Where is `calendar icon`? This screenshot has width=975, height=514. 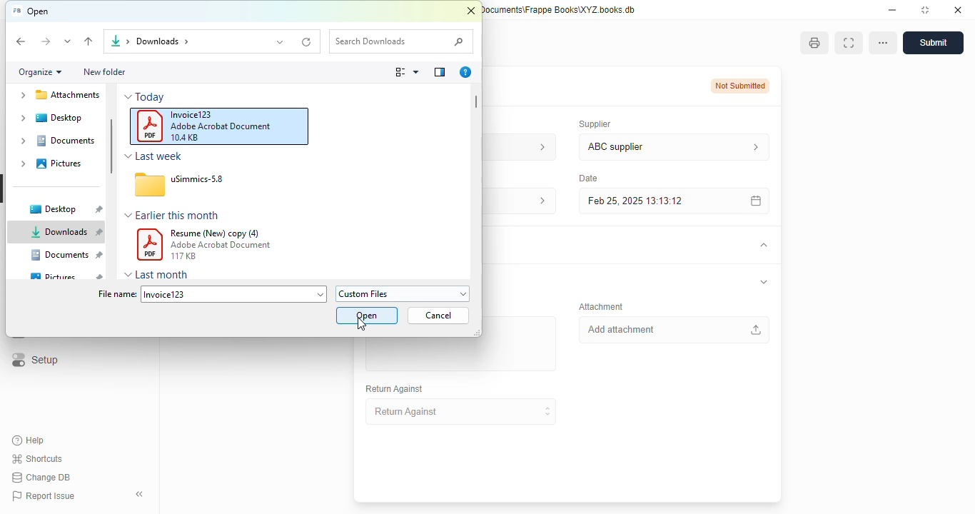
calendar icon is located at coordinates (753, 201).